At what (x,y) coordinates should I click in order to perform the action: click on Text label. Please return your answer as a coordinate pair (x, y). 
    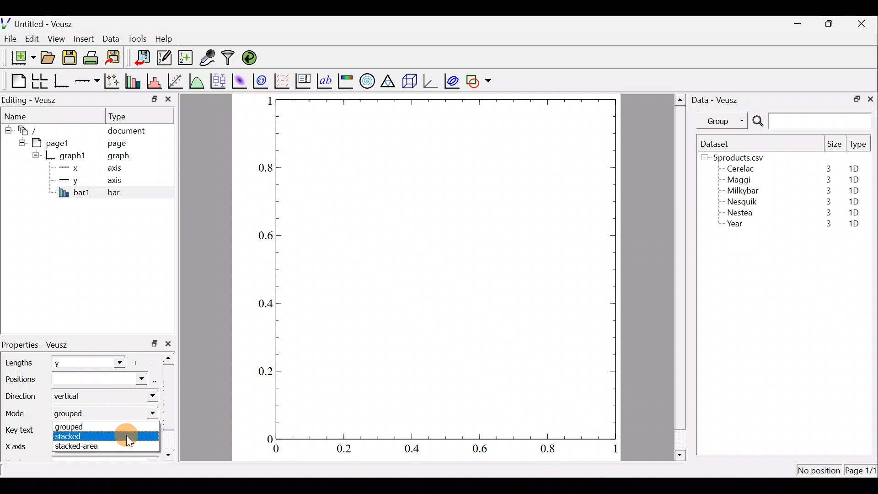
    Looking at the image, I should click on (326, 80).